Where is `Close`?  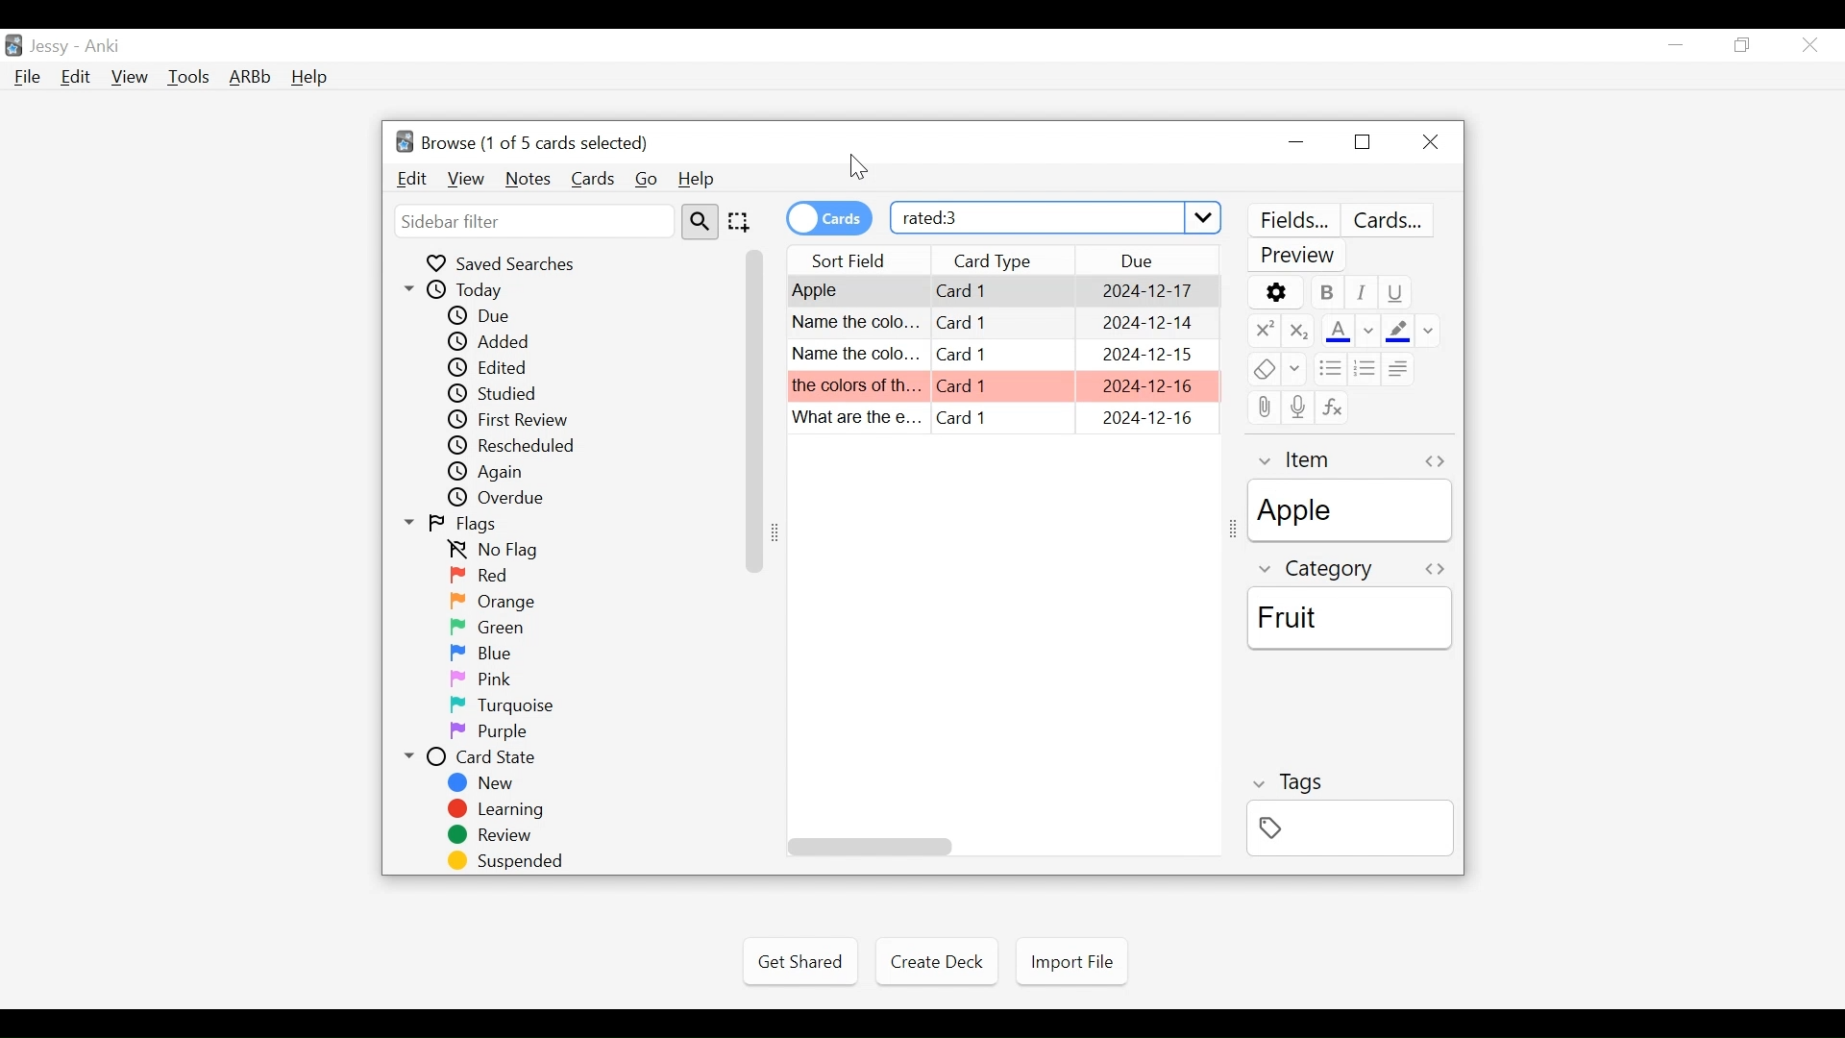 Close is located at coordinates (1431, 143).